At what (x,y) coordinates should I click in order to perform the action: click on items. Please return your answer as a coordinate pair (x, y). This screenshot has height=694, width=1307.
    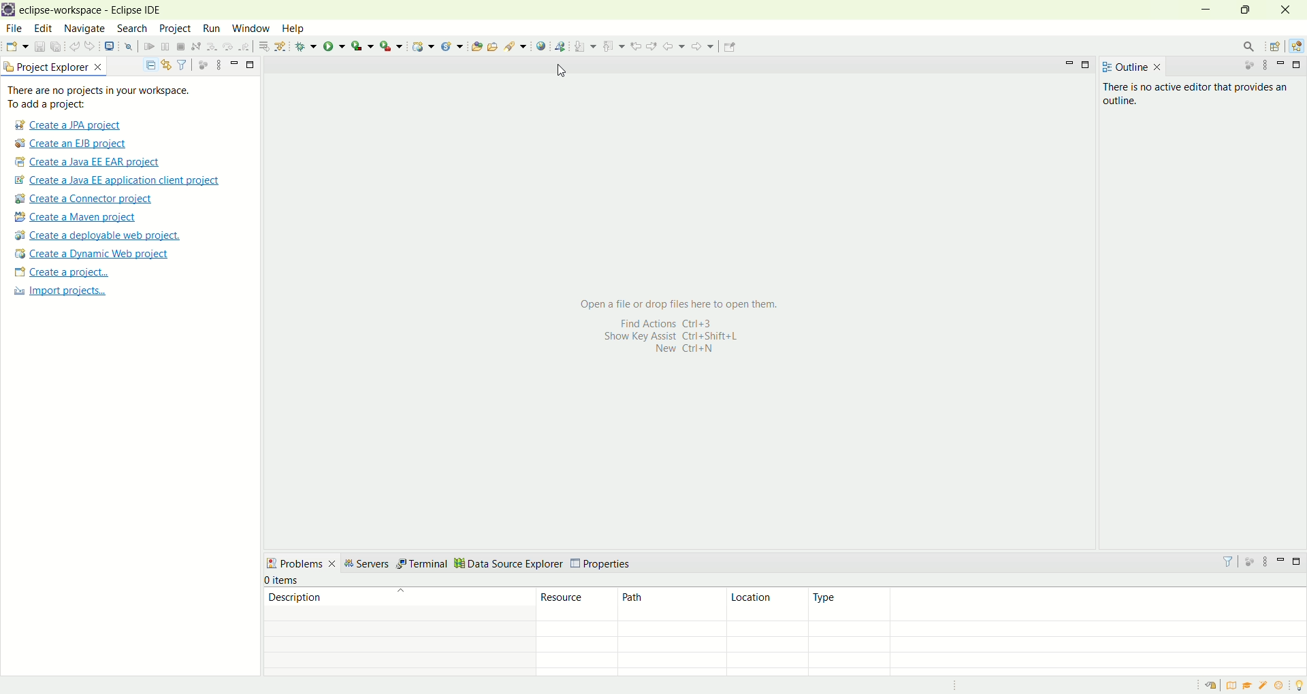
    Looking at the image, I should click on (285, 581).